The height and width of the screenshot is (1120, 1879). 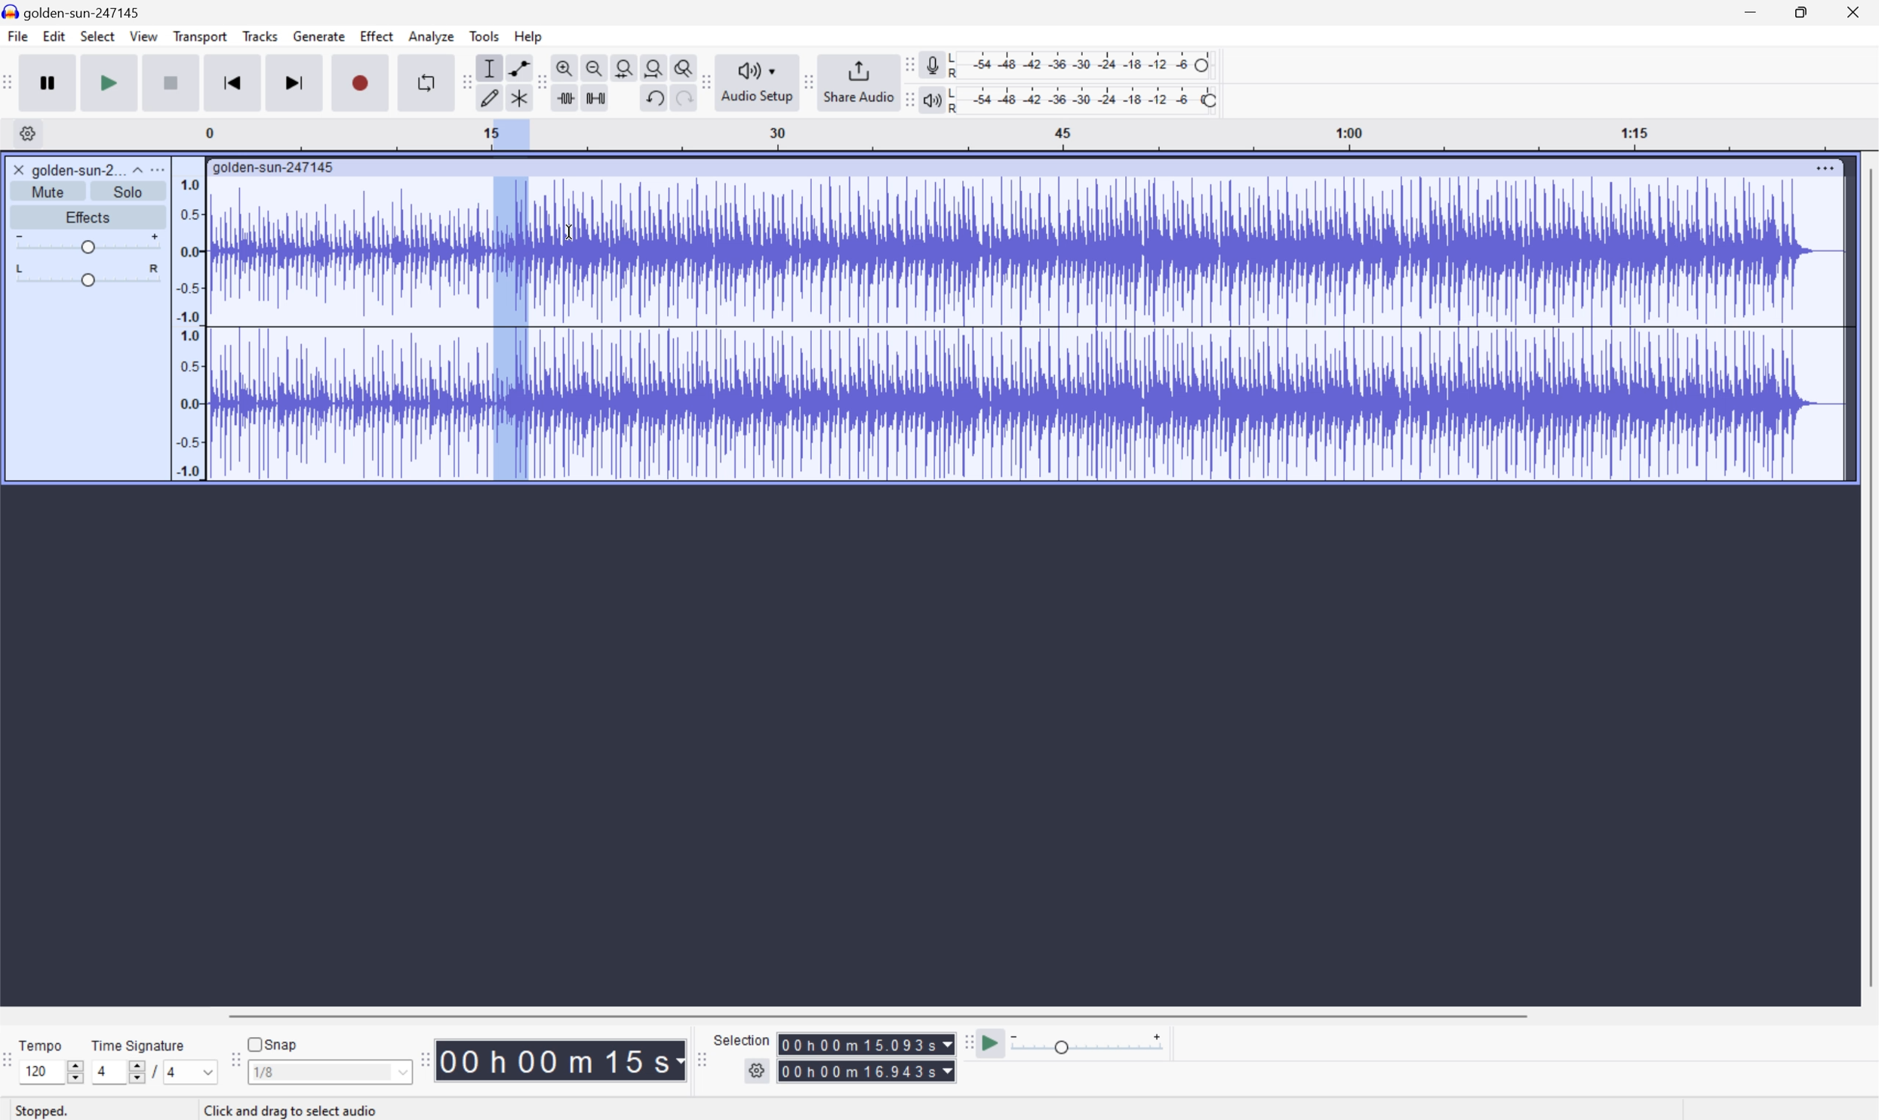 I want to click on Audacity Edit toolbar, so click(x=462, y=82).